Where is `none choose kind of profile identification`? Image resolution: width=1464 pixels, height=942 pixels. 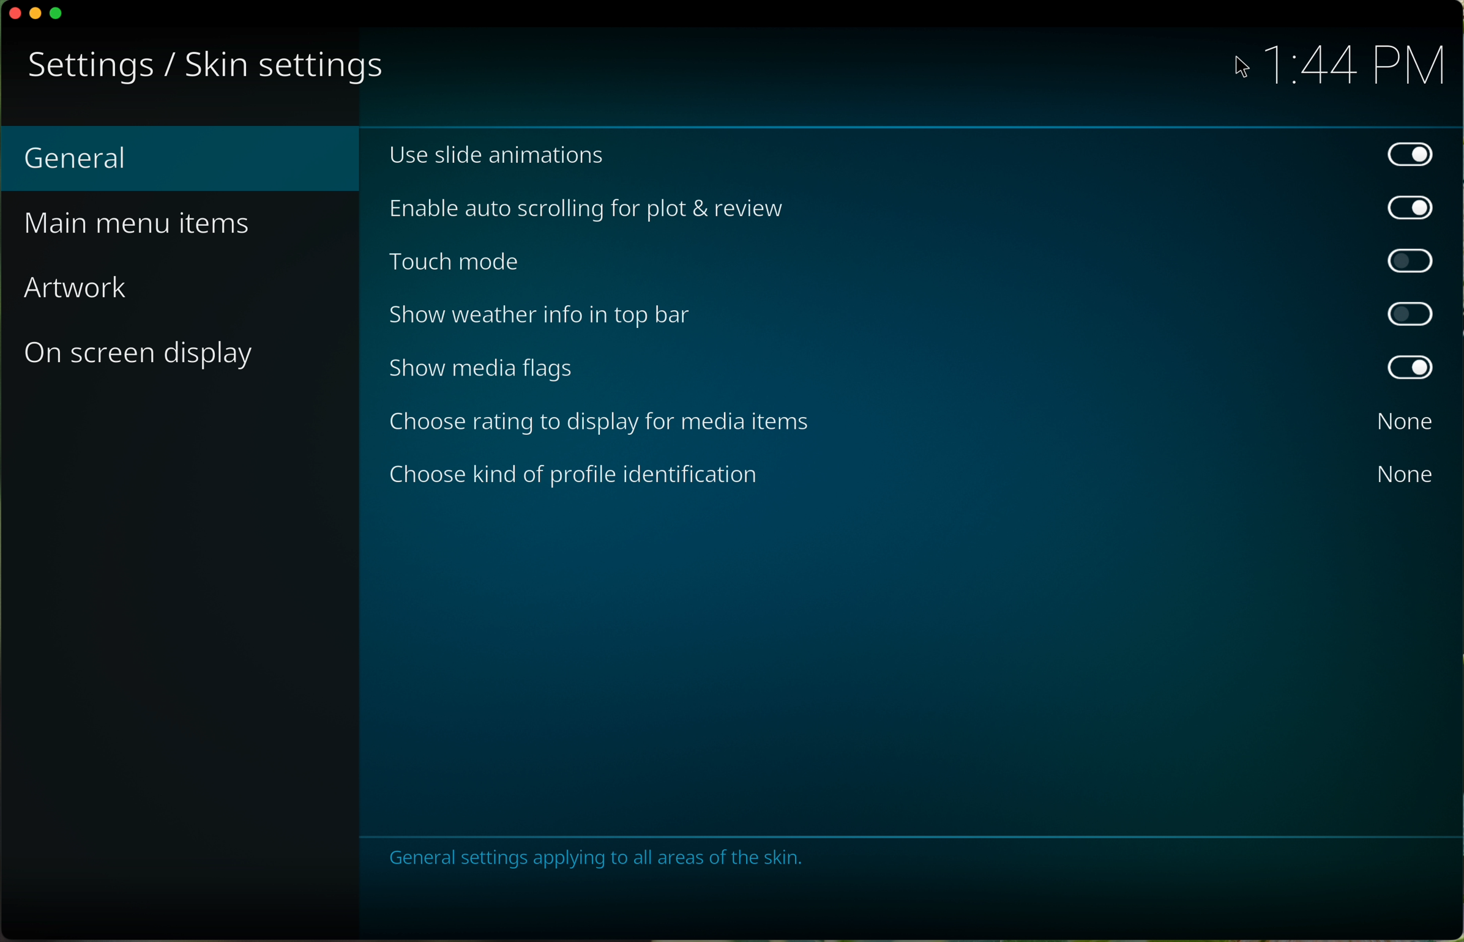
none choose kind of profile identification is located at coordinates (906, 473).